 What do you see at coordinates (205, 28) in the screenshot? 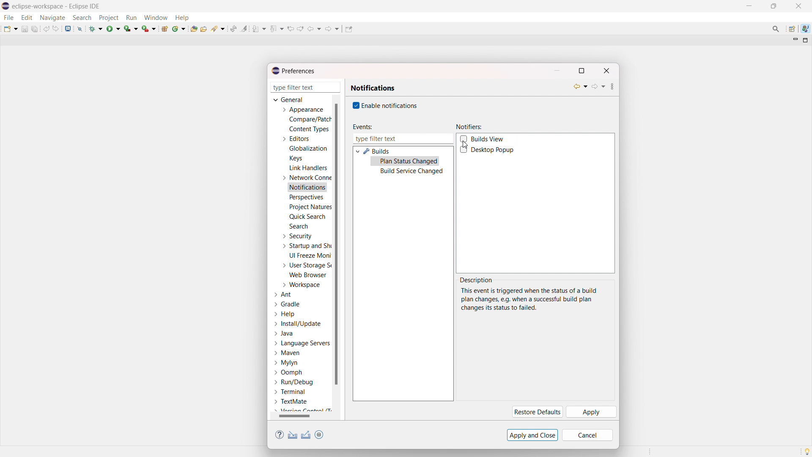
I see `open task` at bounding box center [205, 28].